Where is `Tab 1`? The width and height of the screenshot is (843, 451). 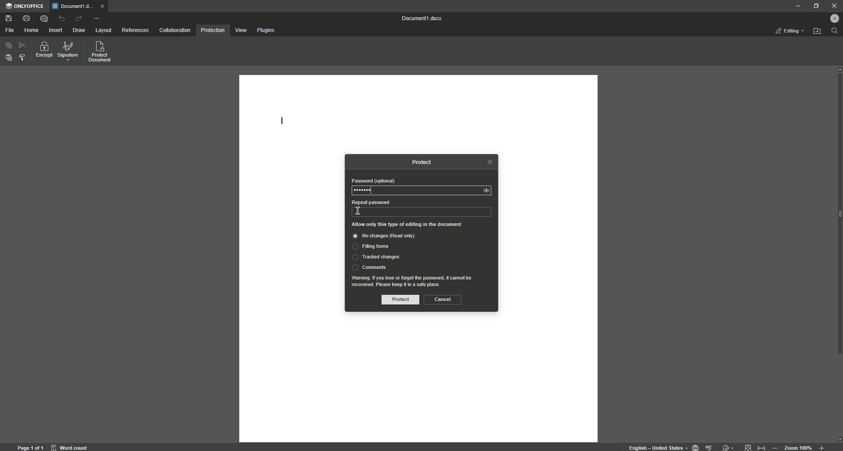 Tab 1 is located at coordinates (73, 7).